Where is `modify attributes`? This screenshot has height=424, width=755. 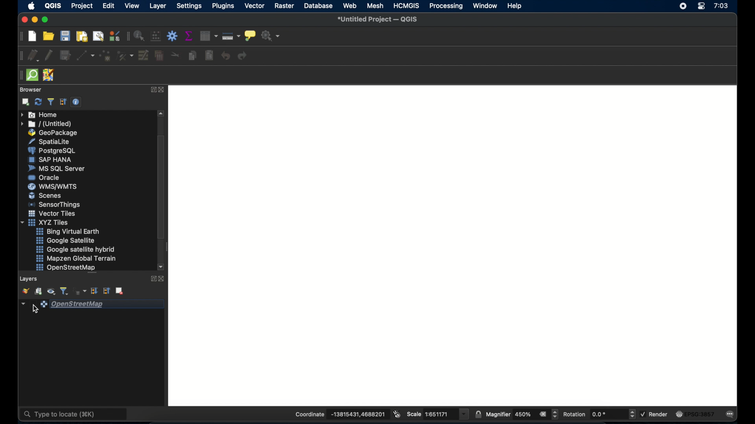 modify attributes is located at coordinates (144, 56).